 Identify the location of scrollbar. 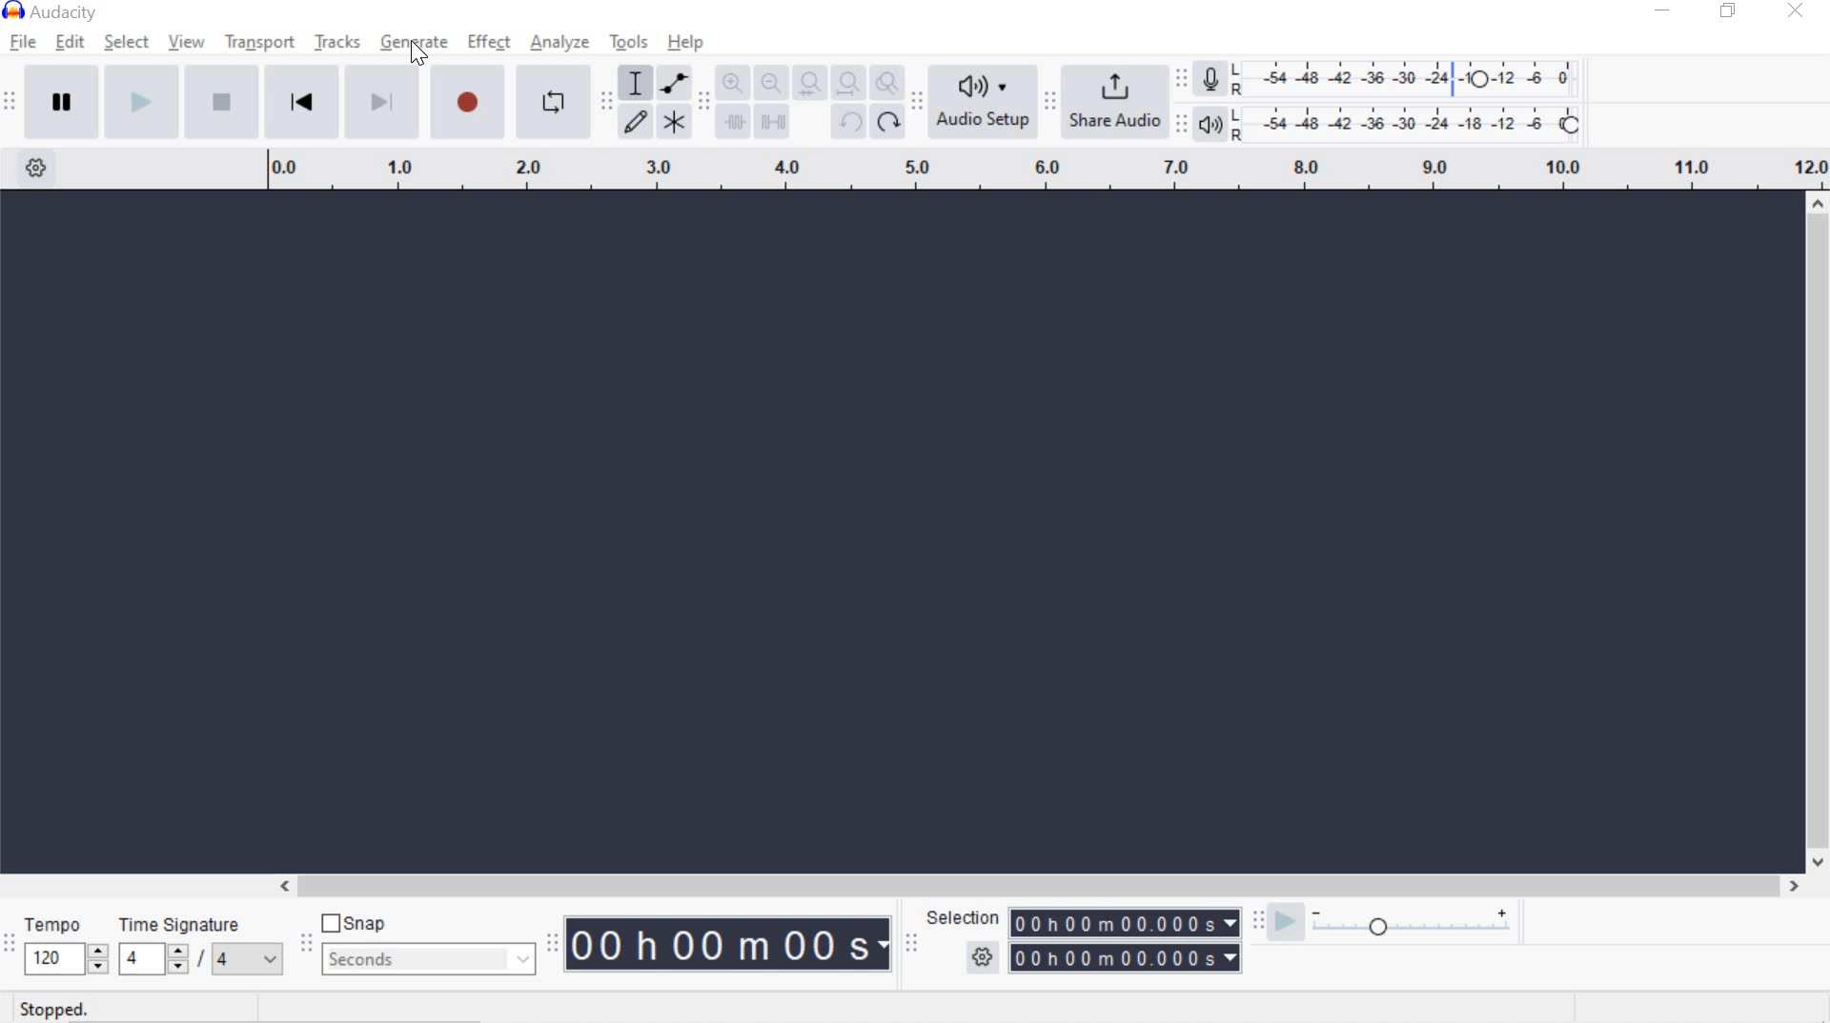
(1035, 888).